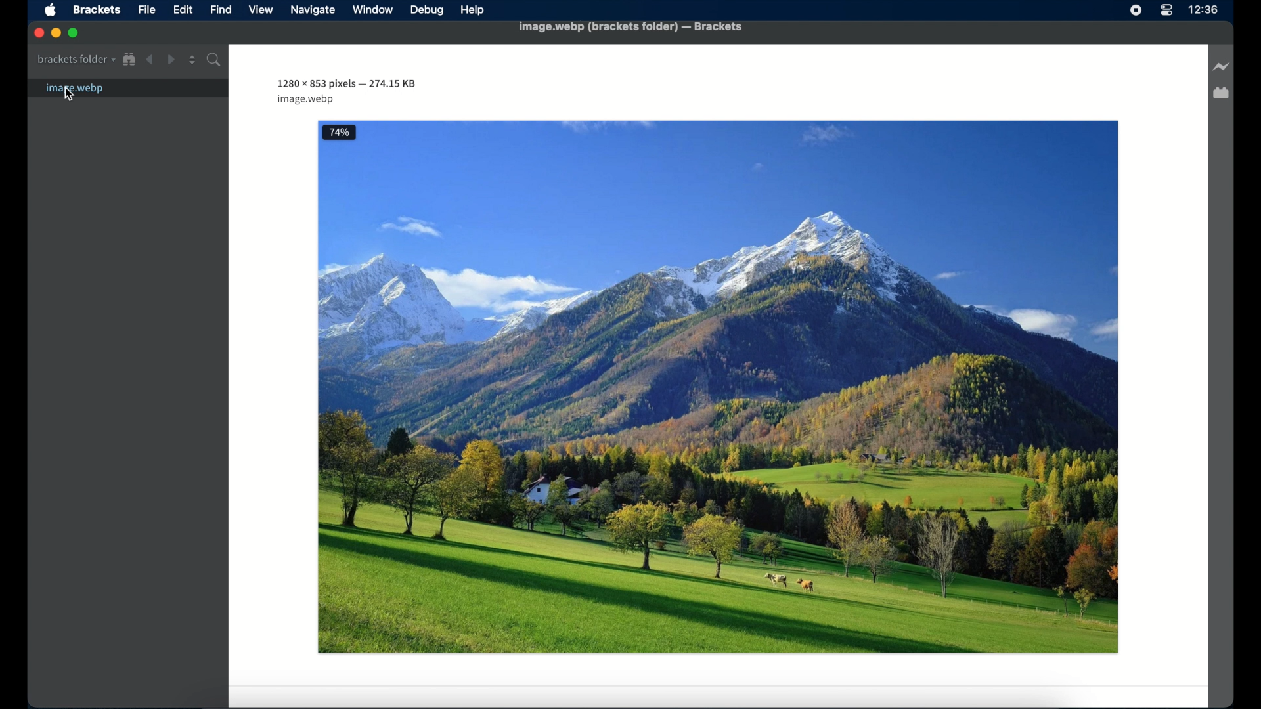  Describe the element at coordinates (76, 60) in the screenshot. I see `brackets folder` at that location.